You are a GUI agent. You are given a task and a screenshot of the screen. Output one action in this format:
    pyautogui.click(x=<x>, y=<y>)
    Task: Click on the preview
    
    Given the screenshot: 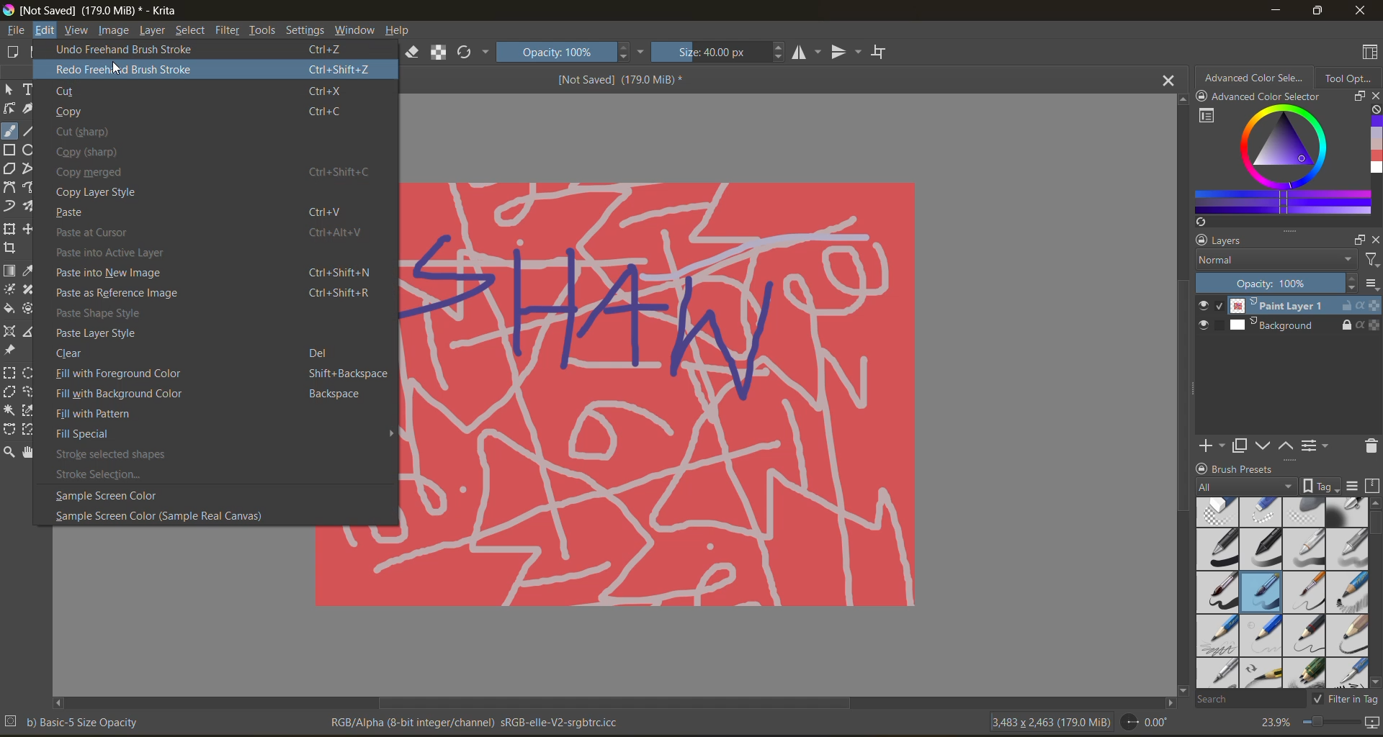 What is the action you would take?
    pyautogui.click(x=1207, y=317)
    